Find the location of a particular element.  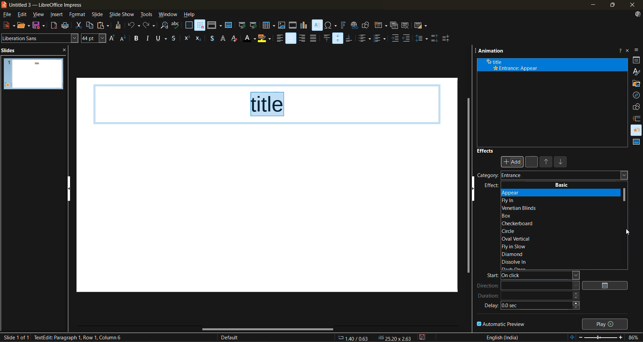

move down is located at coordinates (562, 163).